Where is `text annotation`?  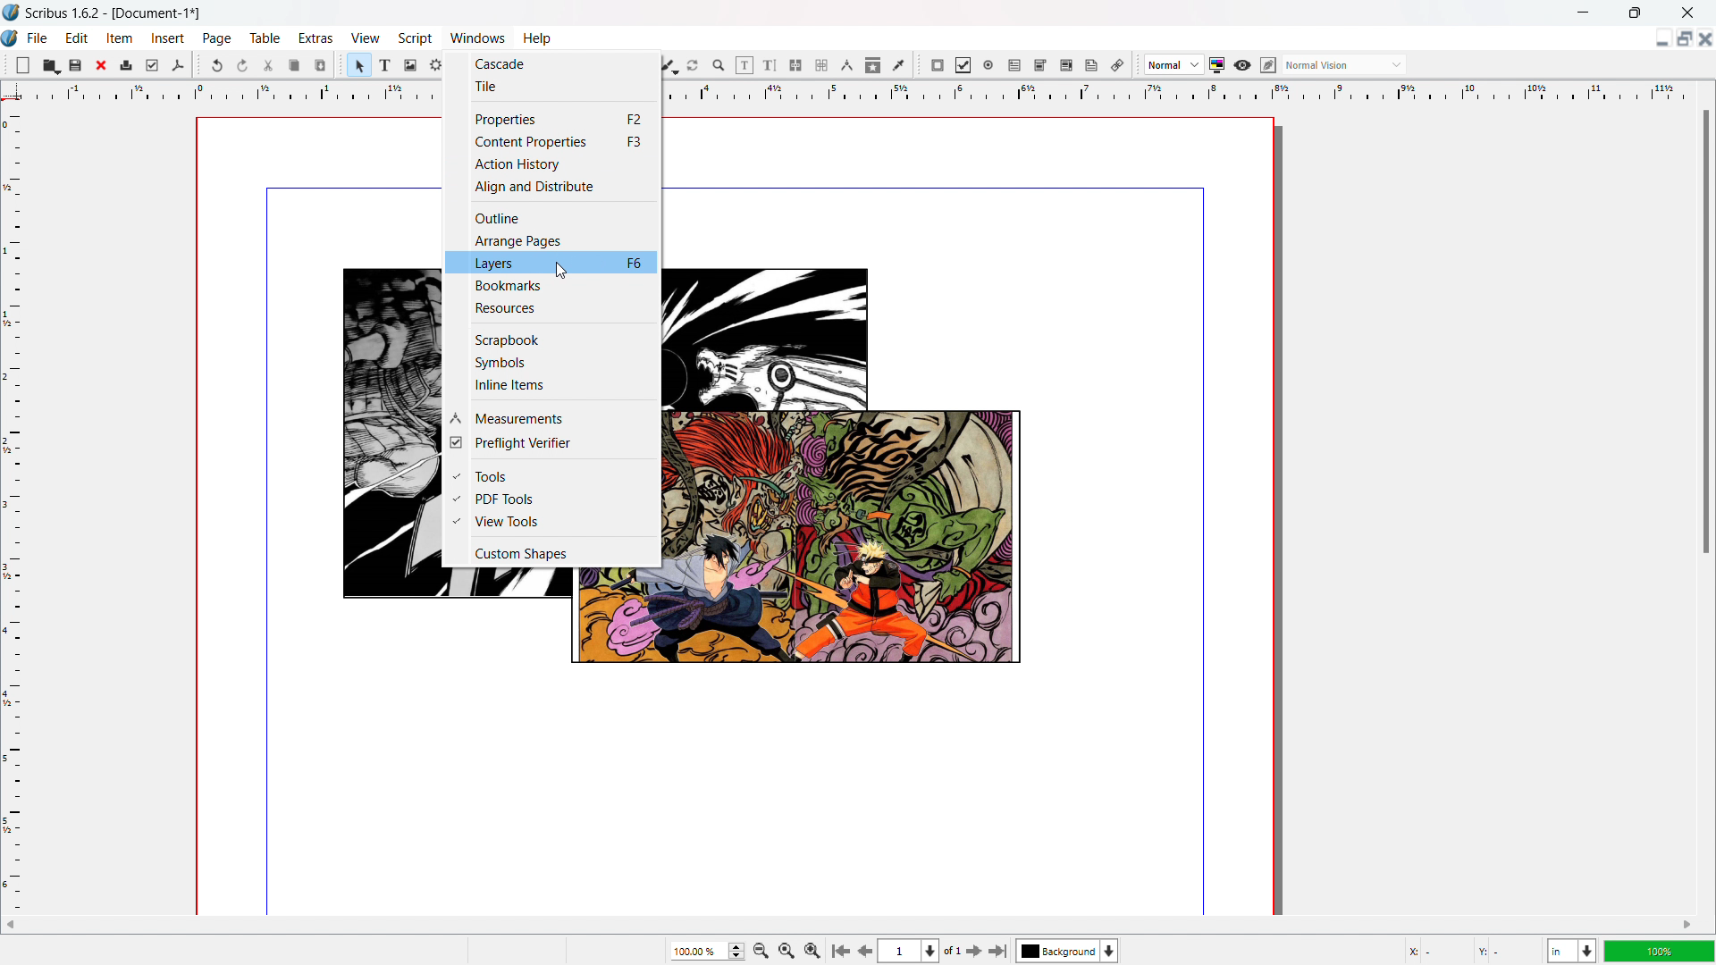 text annotation is located at coordinates (1092, 65).